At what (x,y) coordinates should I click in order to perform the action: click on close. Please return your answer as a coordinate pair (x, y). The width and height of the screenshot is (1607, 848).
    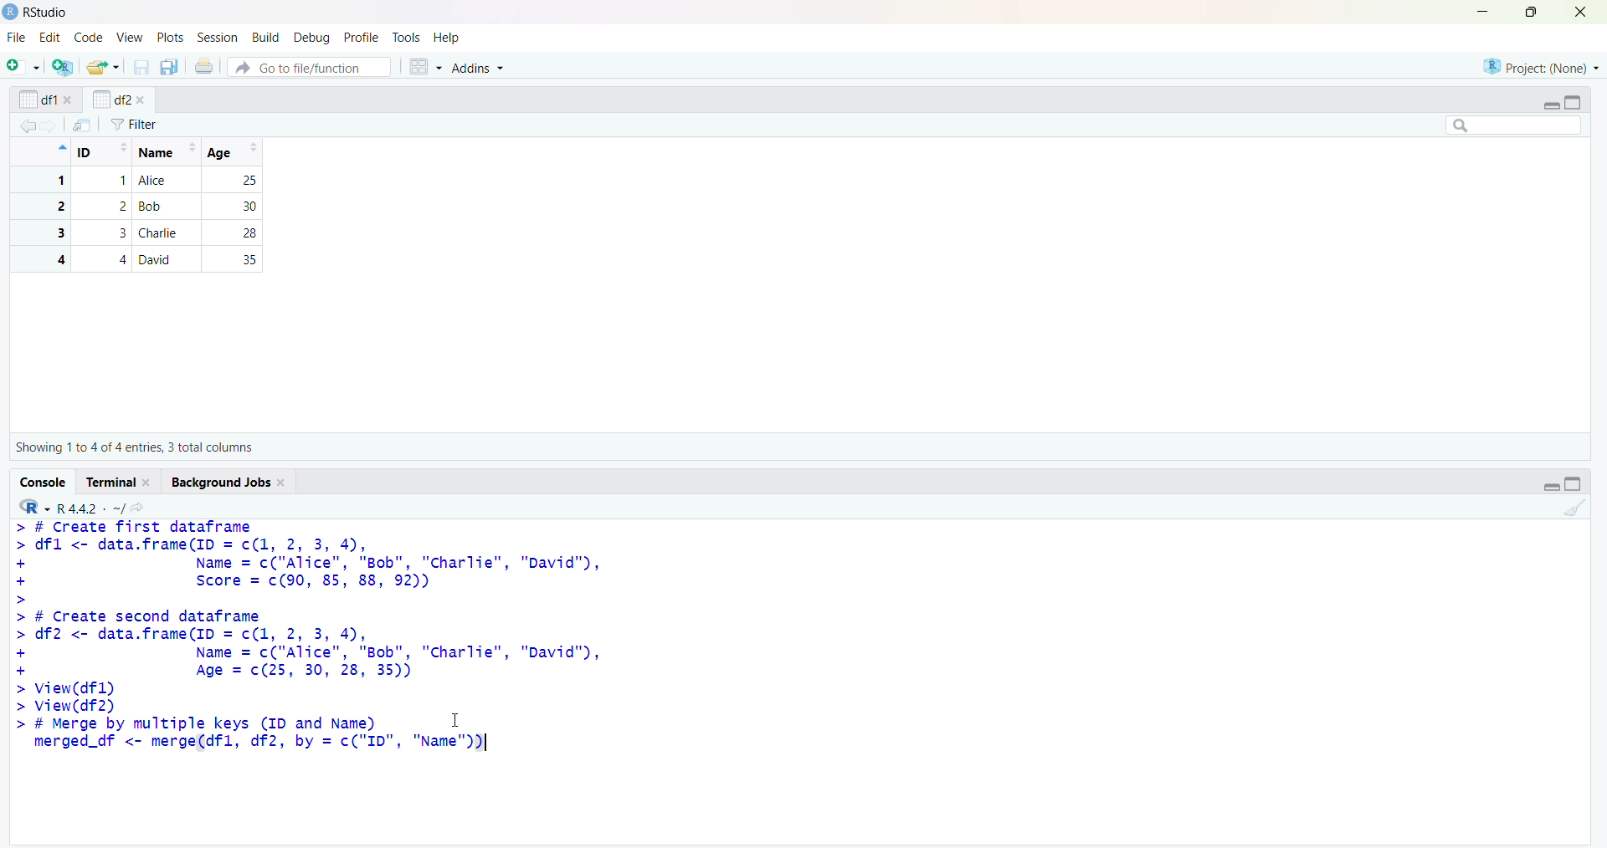
    Looking at the image, I should click on (1581, 12).